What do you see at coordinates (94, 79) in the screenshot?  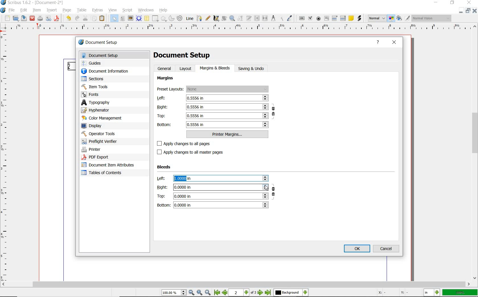 I see `sectors` at bounding box center [94, 79].